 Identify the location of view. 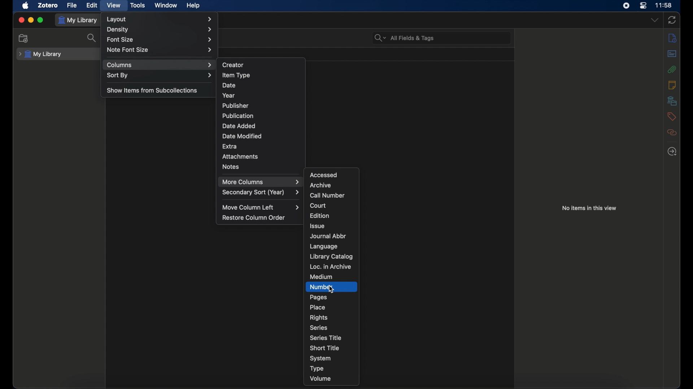
(114, 5).